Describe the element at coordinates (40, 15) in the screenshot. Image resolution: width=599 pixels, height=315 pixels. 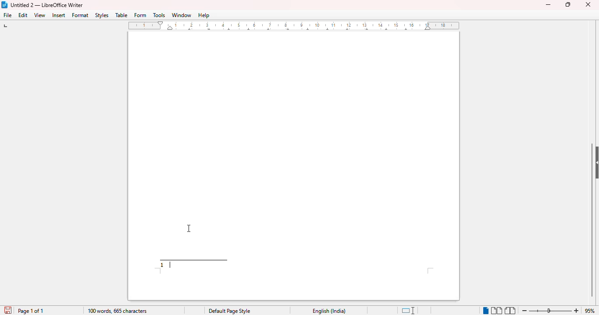
I see `view` at that location.